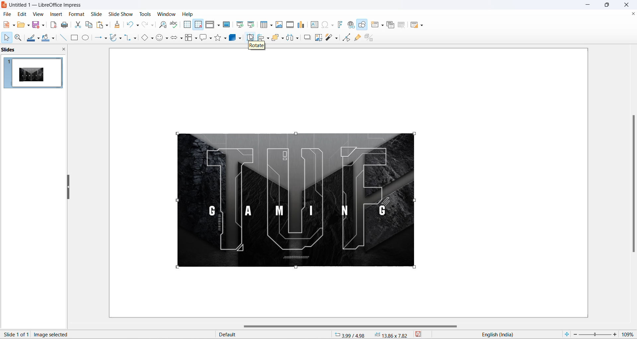 The image size is (637, 339). I want to click on delete slide, so click(402, 26).